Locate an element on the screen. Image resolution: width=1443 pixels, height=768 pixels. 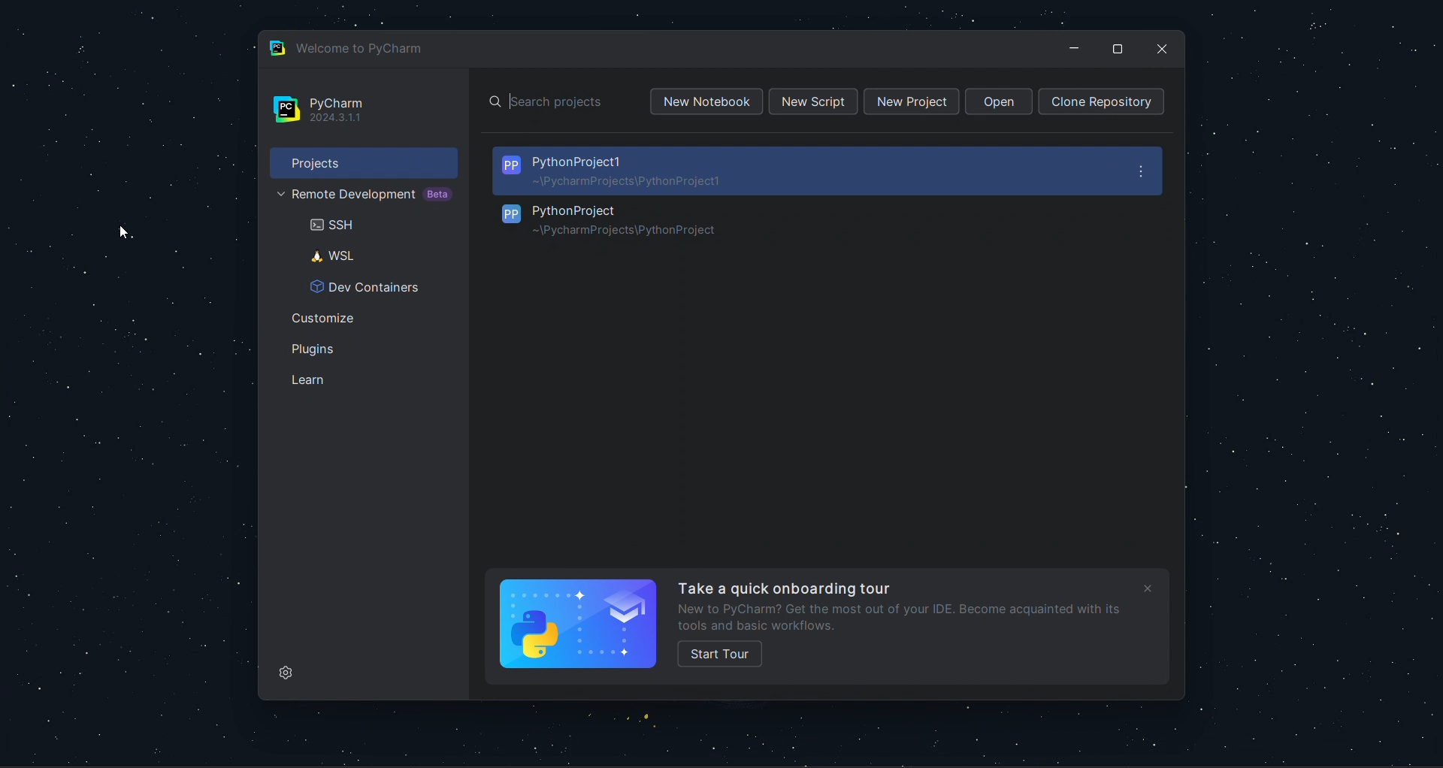
PythonProject1 is located at coordinates (582, 159).